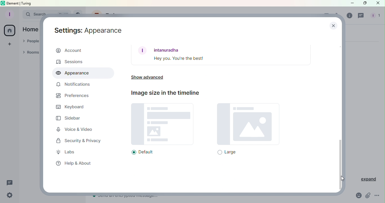  Describe the element at coordinates (9, 43) in the screenshot. I see `Create a space` at that location.